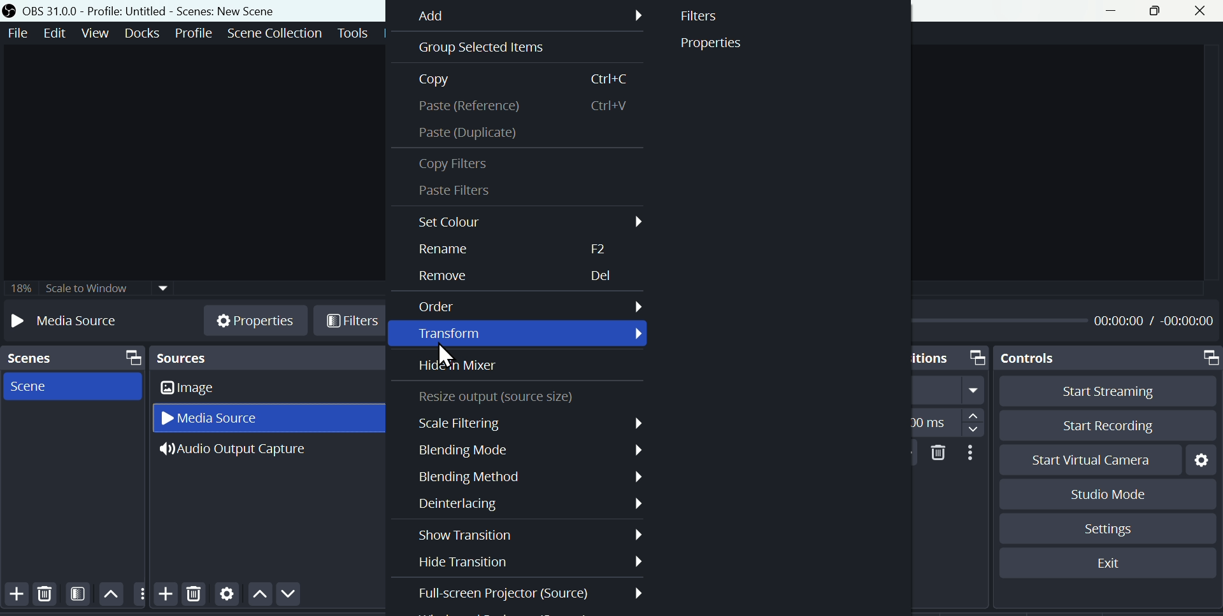 This screenshot has width=1223, height=616. Describe the element at coordinates (15, 596) in the screenshot. I see `Add` at that location.